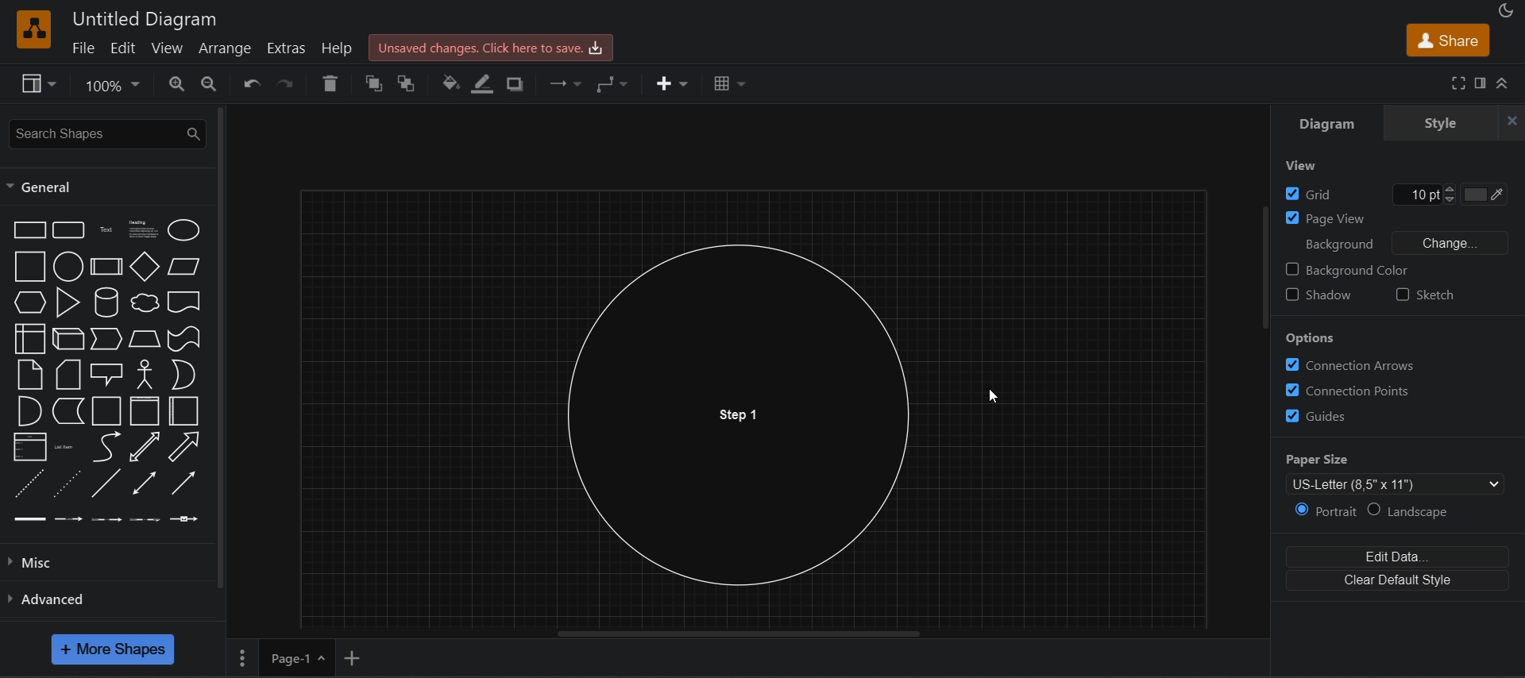  What do you see at coordinates (1310, 194) in the screenshot?
I see `Grid` at bounding box center [1310, 194].